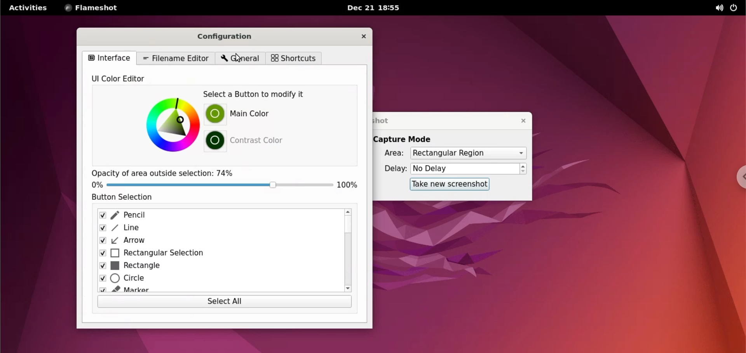  Describe the element at coordinates (28, 10) in the screenshot. I see `Activities` at that location.